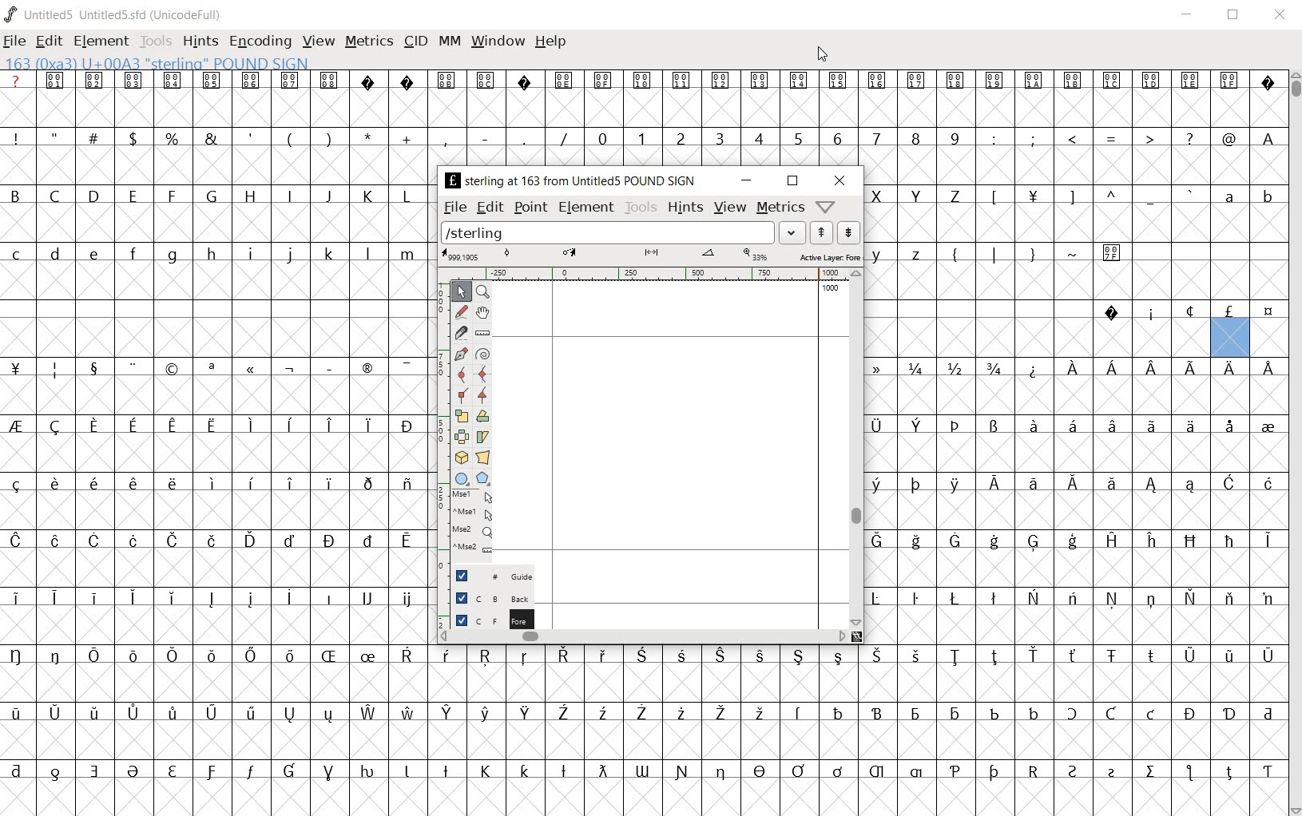 Image resolution: width=1302 pixels, height=816 pixels. I want to click on /sterling, so click(609, 231).